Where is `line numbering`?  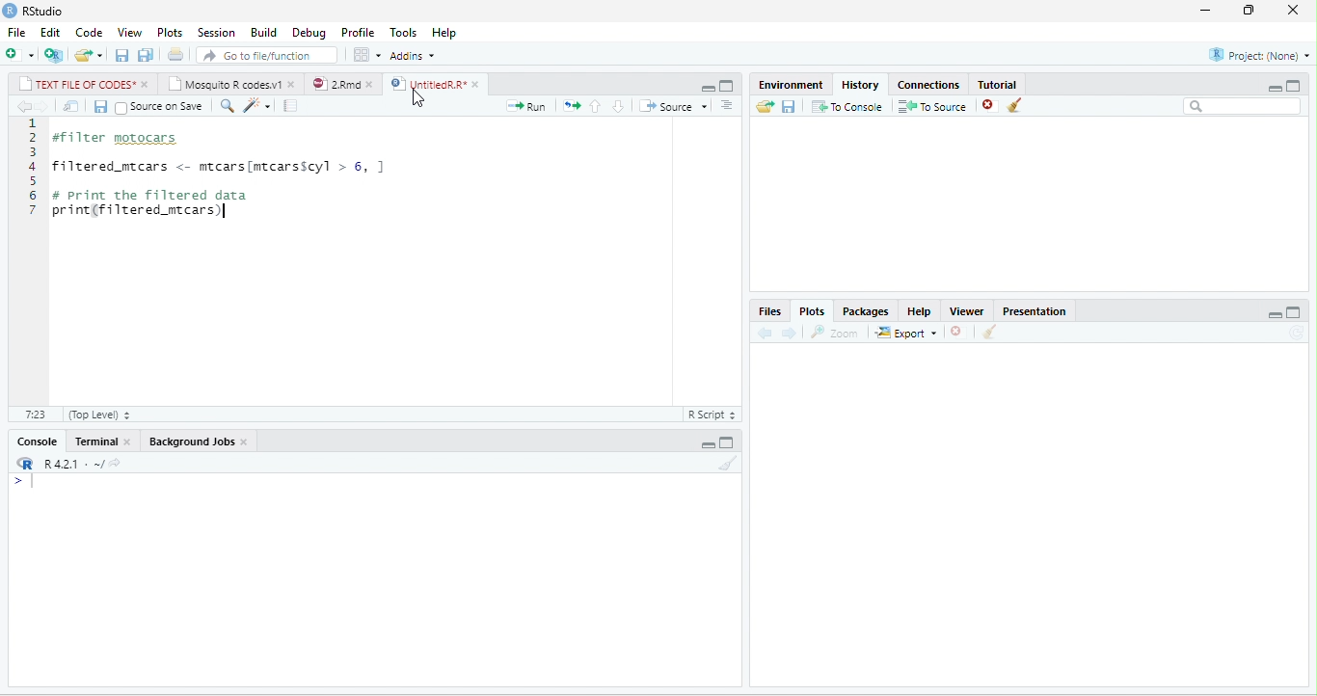 line numbering is located at coordinates (33, 167).